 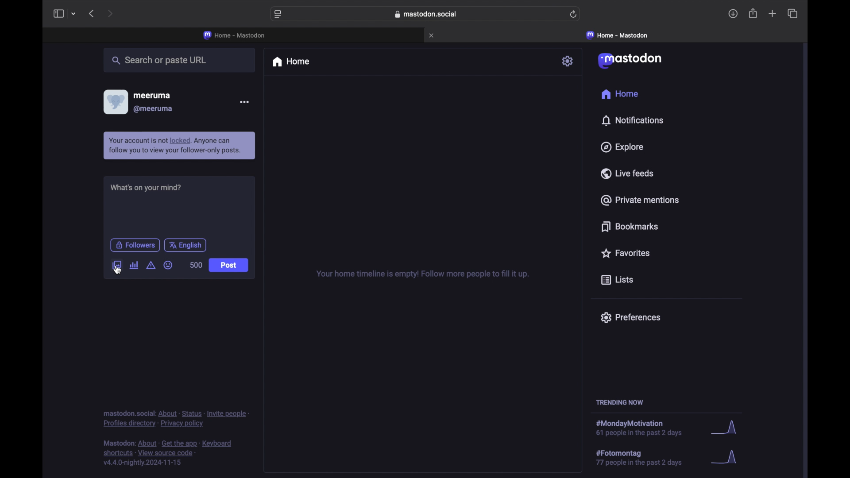 I want to click on show tab overview, so click(x=792, y=13).